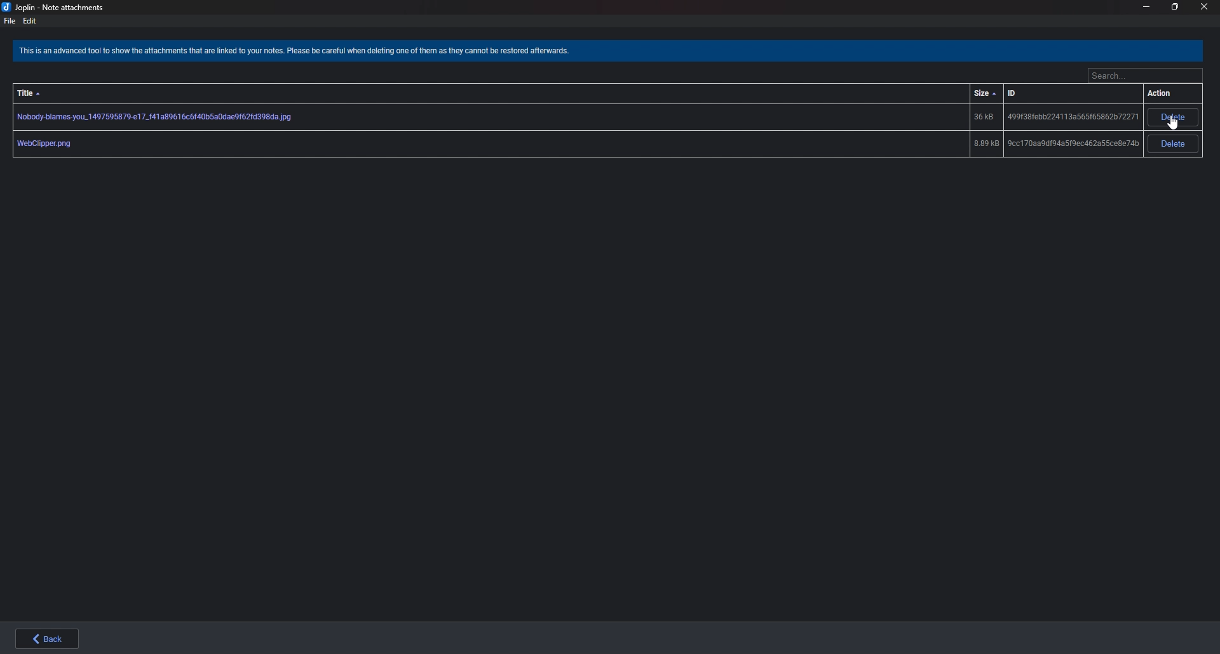 This screenshot has width=1220, height=654. Describe the element at coordinates (1205, 7) in the screenshot. I see `close` at that location.